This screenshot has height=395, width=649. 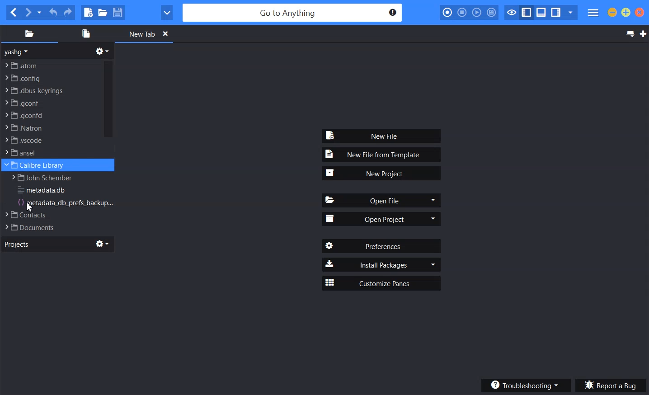 What do you see at coordinates (50, 153) in the screenshot?
I see `File` at bounding box center [50, 153].